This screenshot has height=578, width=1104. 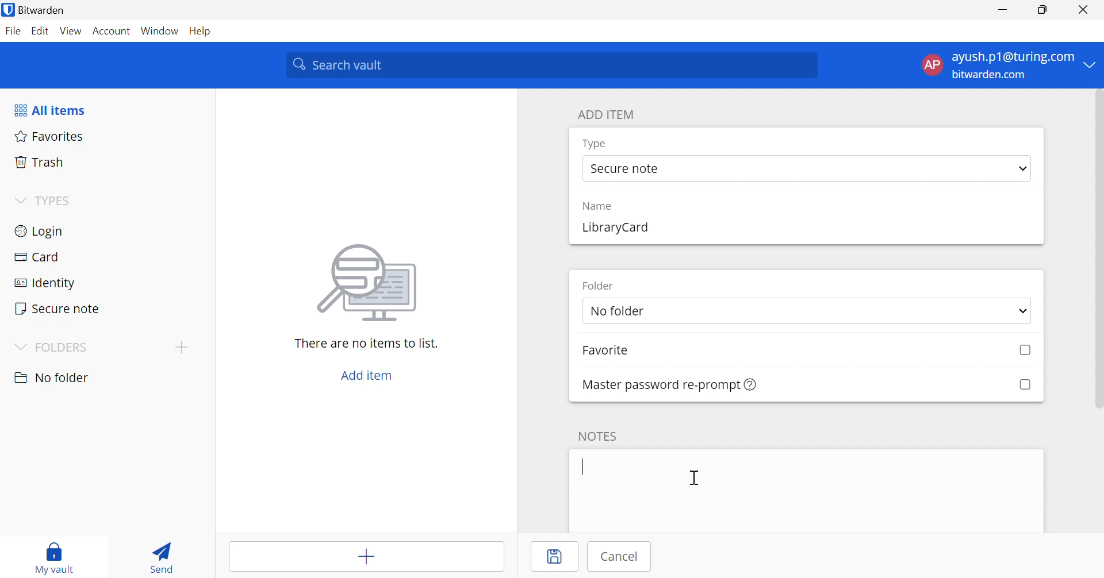 I want to click on add note, so click(x=806, y=492).